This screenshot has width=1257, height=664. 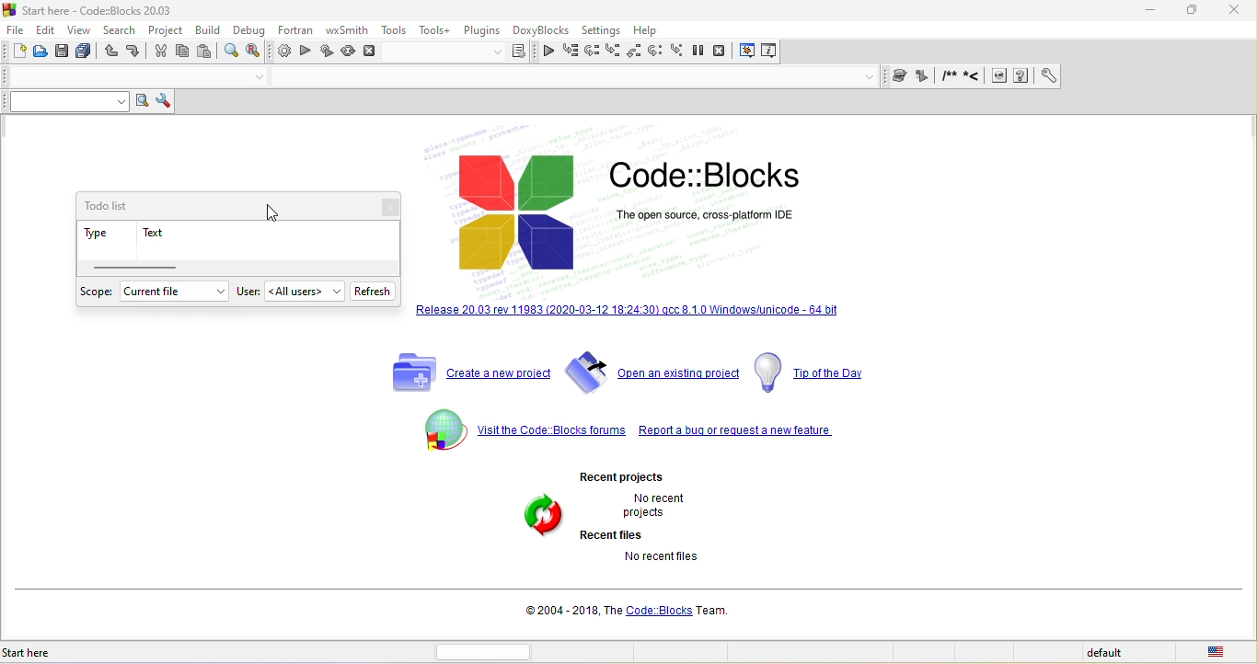 I want to click on line comment, so click(x=975, y=77).